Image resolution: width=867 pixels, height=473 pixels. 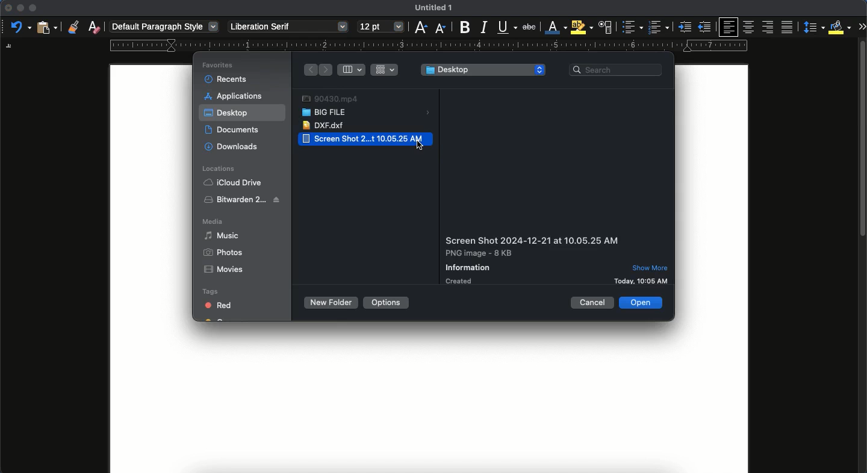 What do you see at coordinates (331, 303) in the screenshot?
I see `new folder` at bounding box center [331, 303].